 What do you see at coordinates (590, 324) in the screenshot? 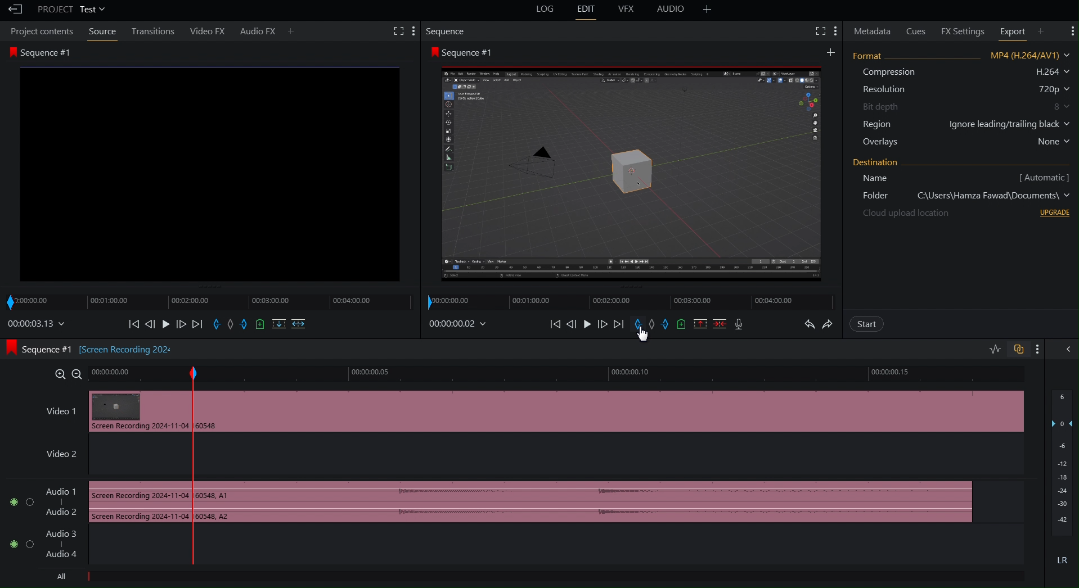
I see `Play` at bounding box center [590, 324].